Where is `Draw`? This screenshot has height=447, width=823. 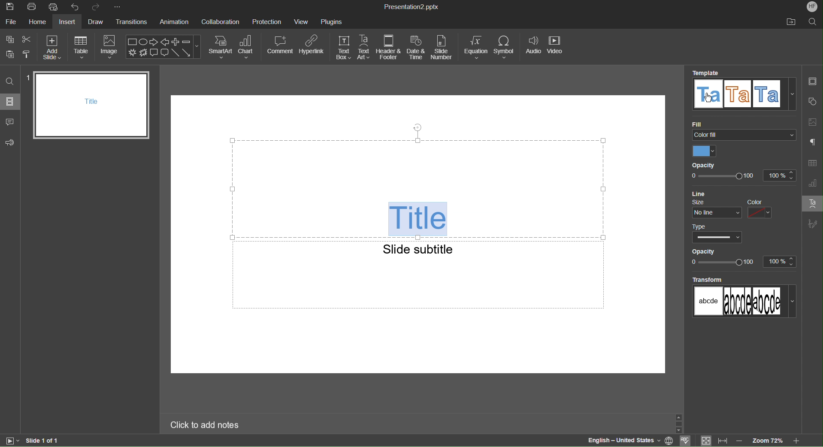 Draw is located at coordinates (98, 22).